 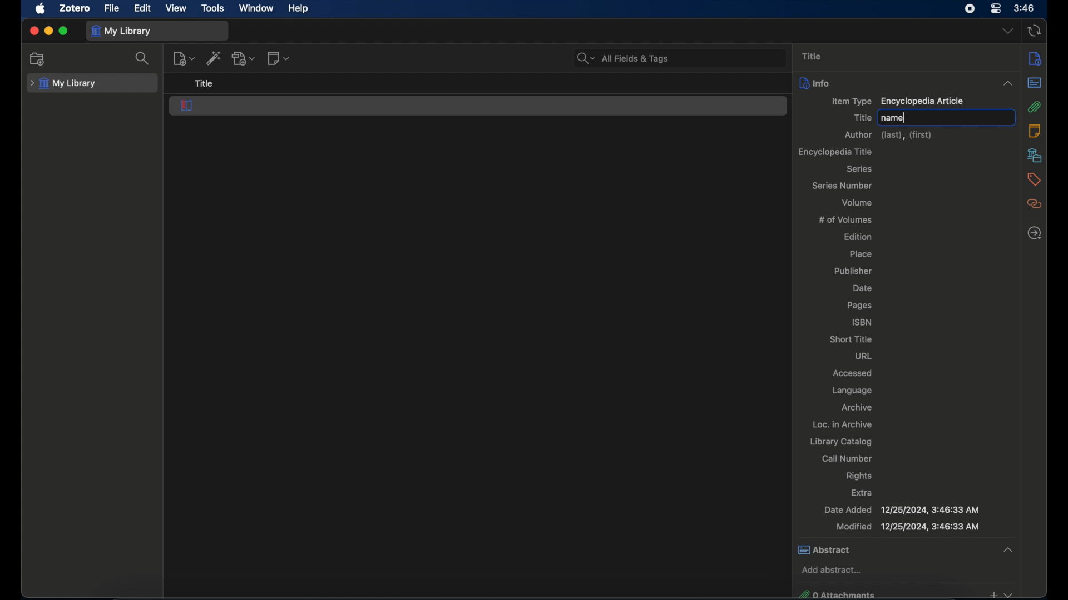 I want to click on notes, so click(x=1035, y=130).